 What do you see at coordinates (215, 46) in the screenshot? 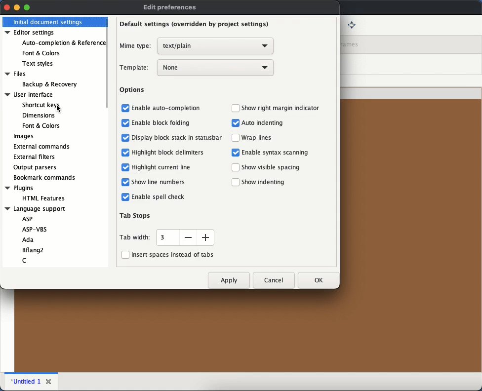
I see `text plain` at bounding box center [215, 46].